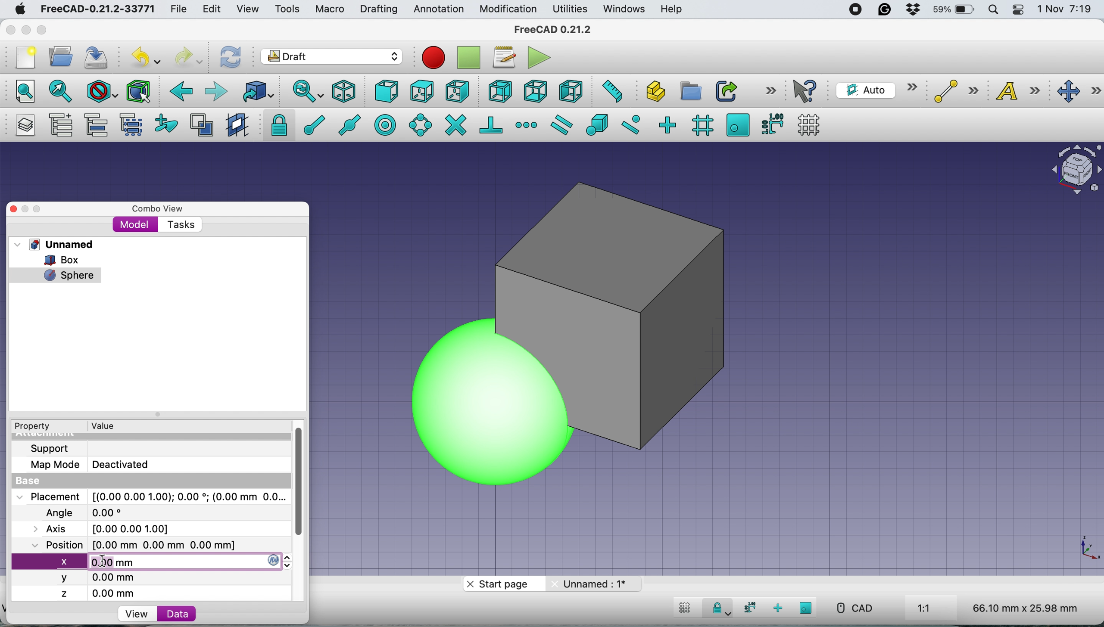  Describe the element at coordinates (455, 124) in the screenshot. I see `snap intersection` at that location.